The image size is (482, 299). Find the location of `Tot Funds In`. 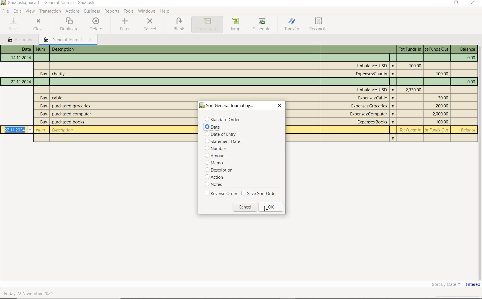

Tot Funds In is located at coordinates (411, 49).